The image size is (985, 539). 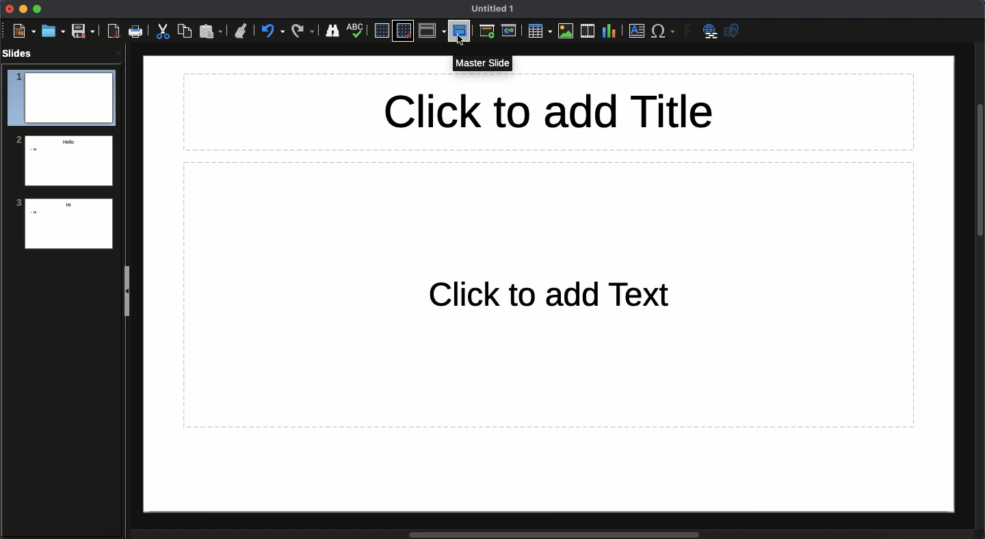 I want to click on Hyperlink, so click(x=710, y=31).